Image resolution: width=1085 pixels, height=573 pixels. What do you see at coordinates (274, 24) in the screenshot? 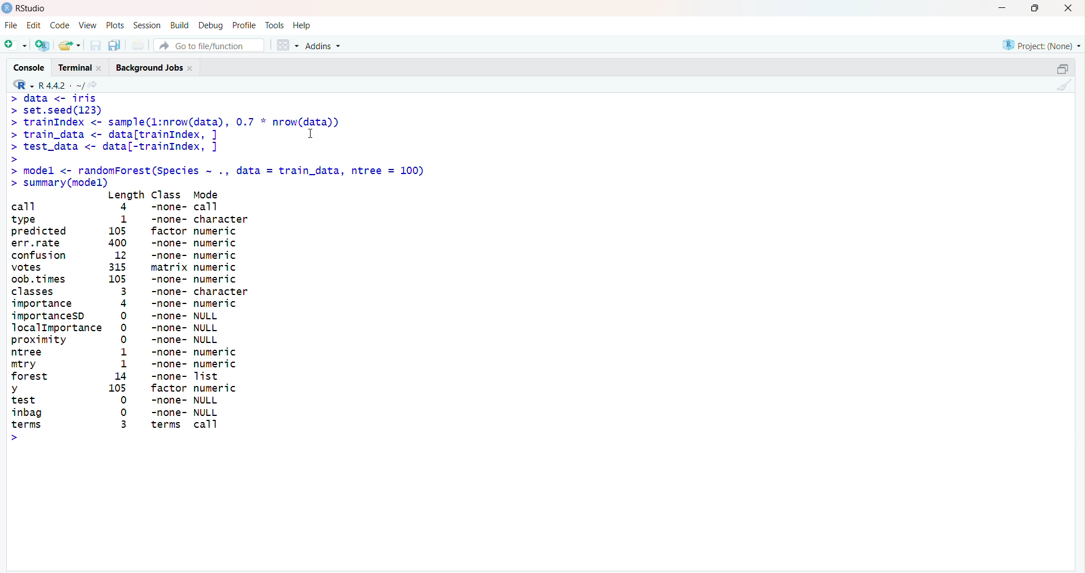
I see `Tools` at bounding box center [274, 24].